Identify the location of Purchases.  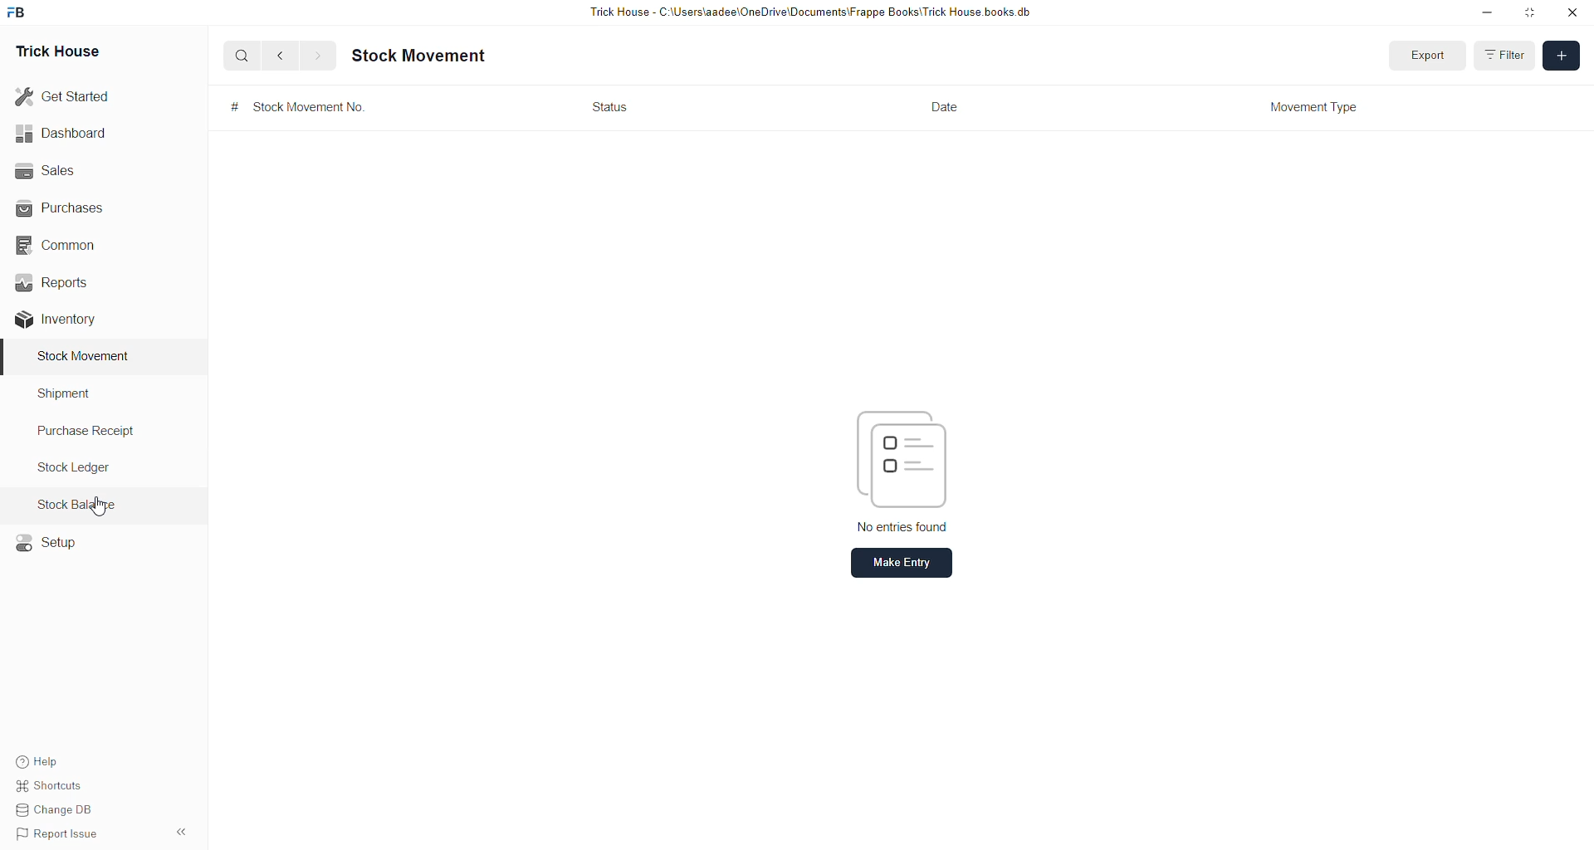
(76, 206).